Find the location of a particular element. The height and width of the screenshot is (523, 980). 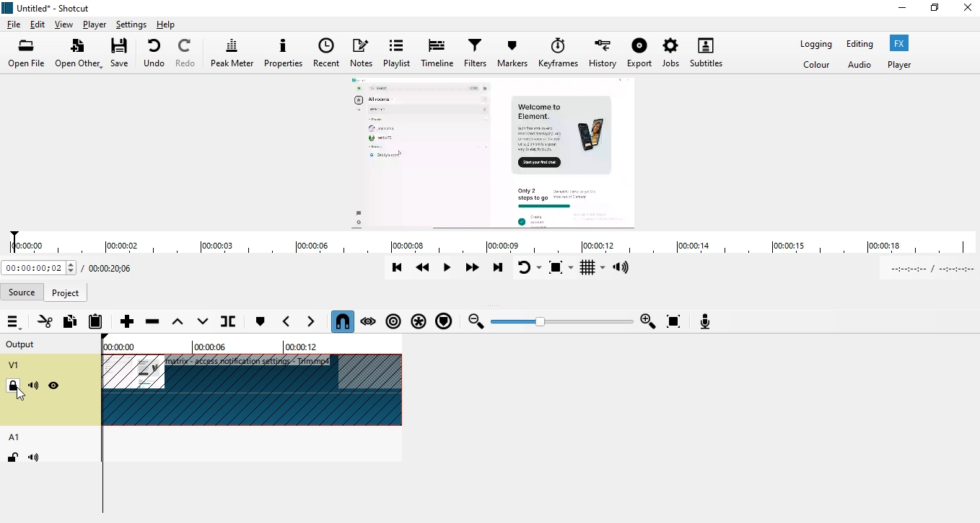

open other is located at coordinates (79, 53).